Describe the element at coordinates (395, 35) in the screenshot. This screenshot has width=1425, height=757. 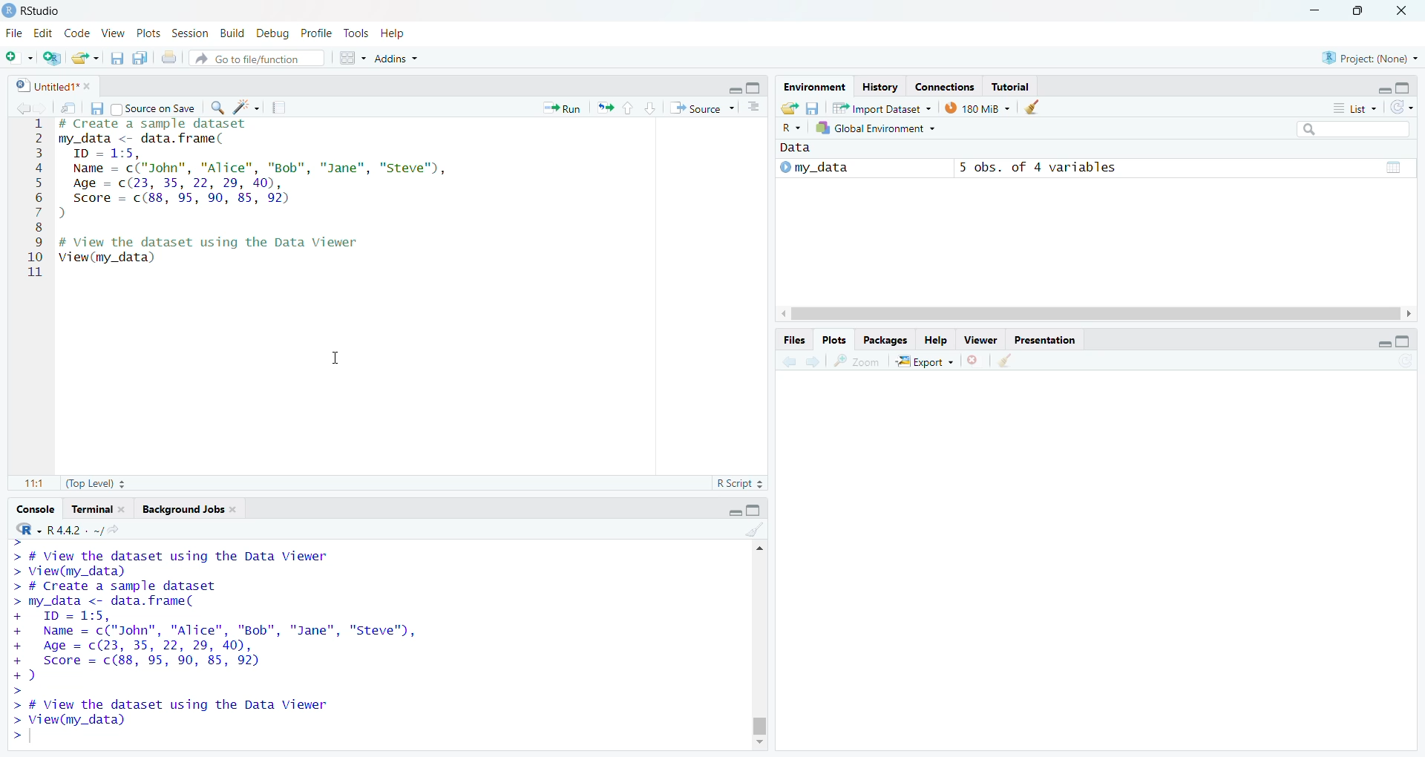
I see `Help` at that location.